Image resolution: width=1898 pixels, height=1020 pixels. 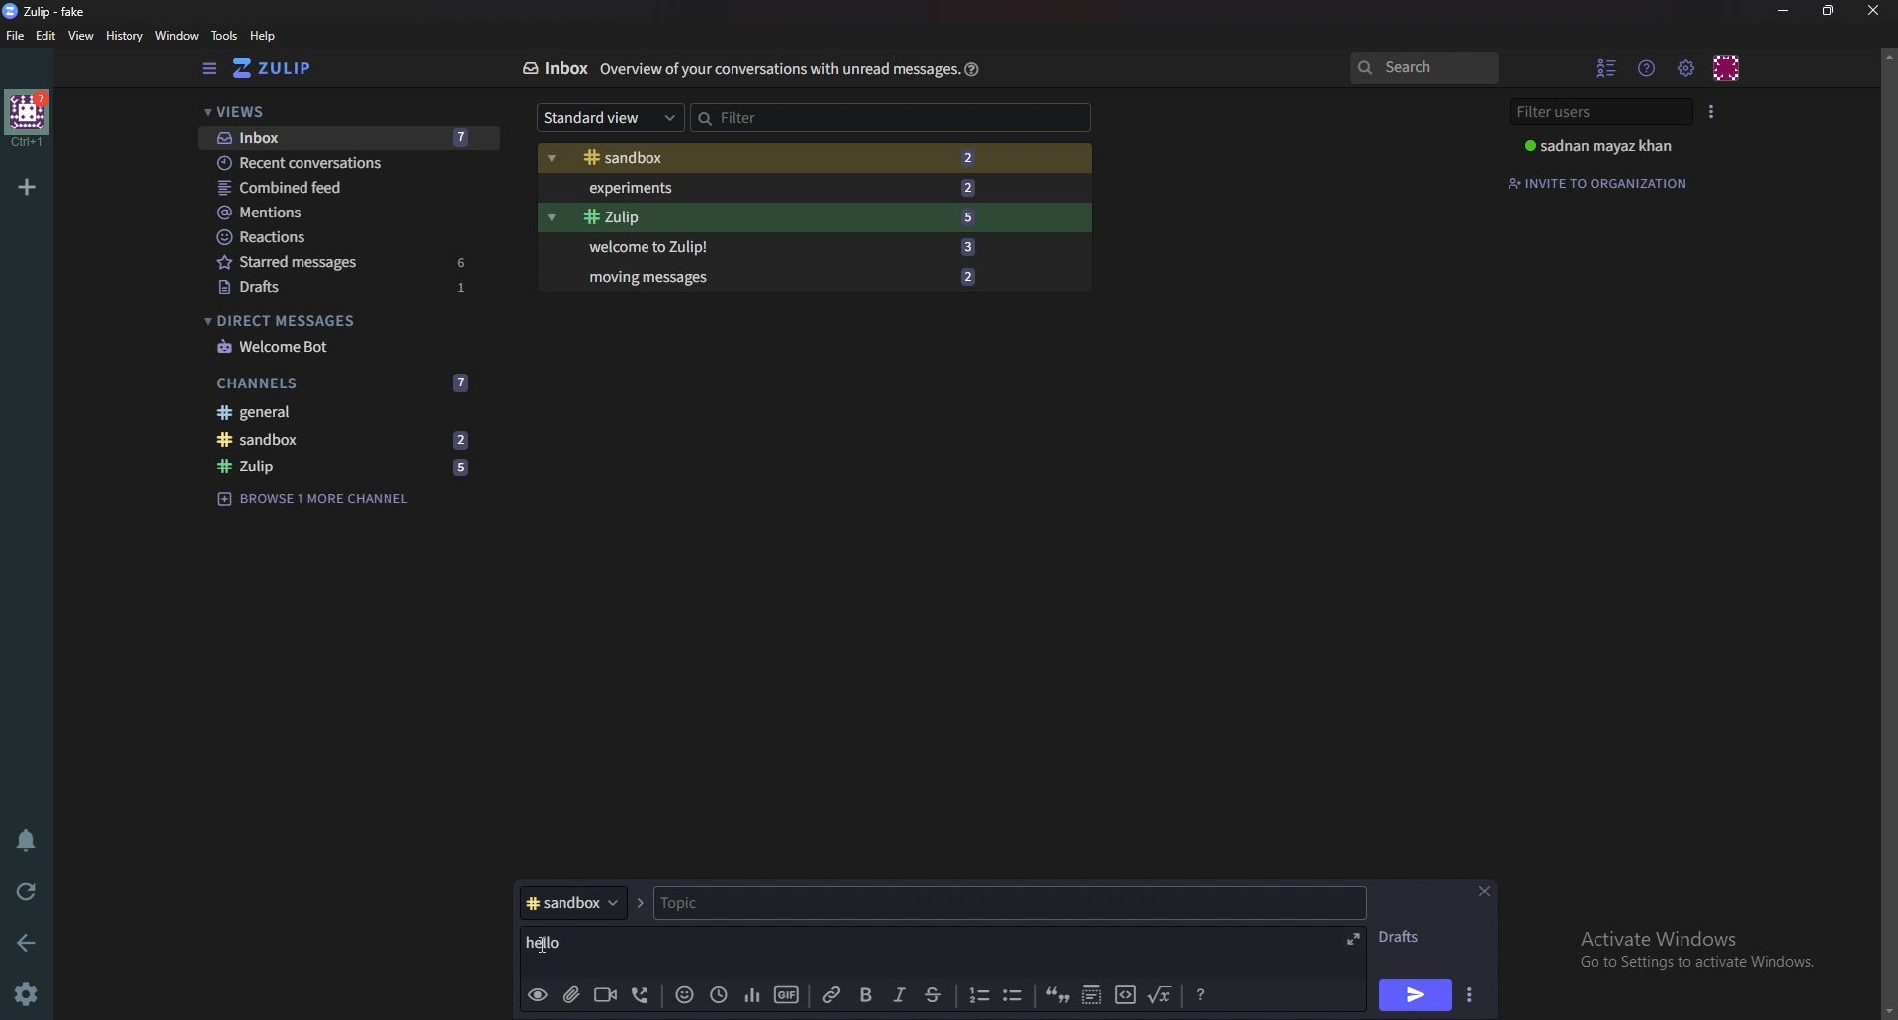 What do you see at coordinates (1728, 66) in the screenshot?
I see `personal menu` at bounding box center [1728, 66].